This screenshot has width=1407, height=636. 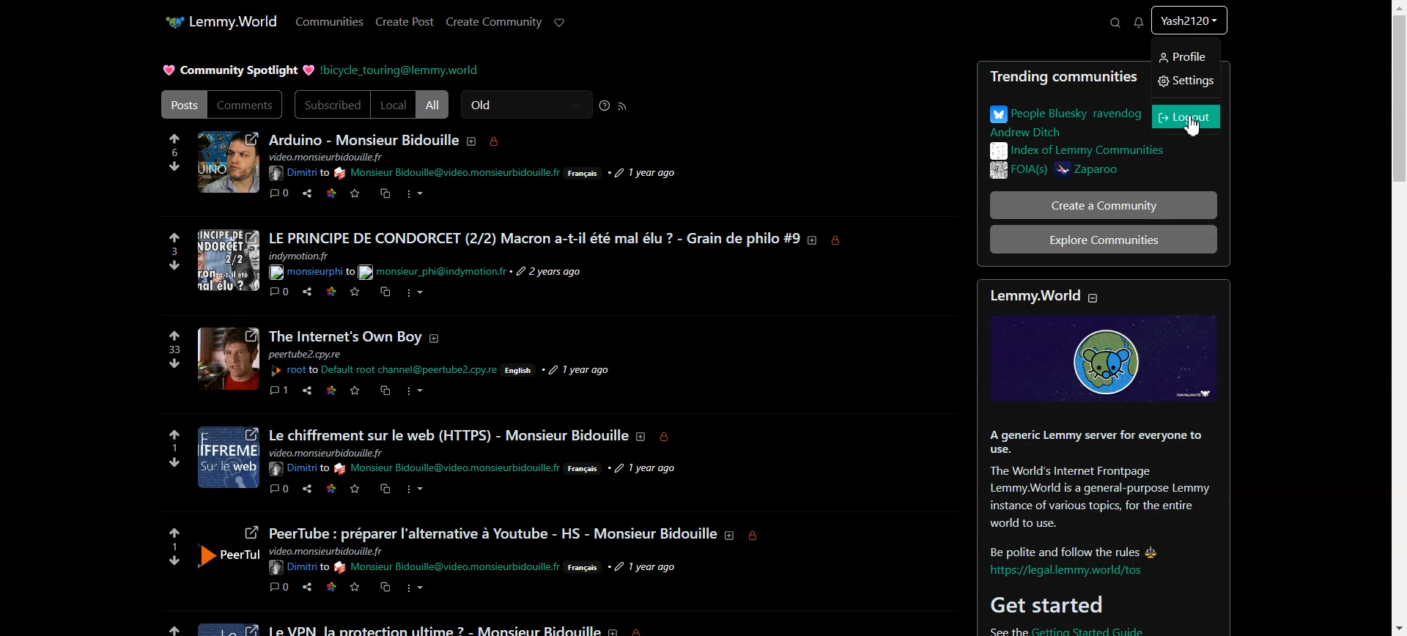 I want to click on Image, so click(x=1096, y=358).